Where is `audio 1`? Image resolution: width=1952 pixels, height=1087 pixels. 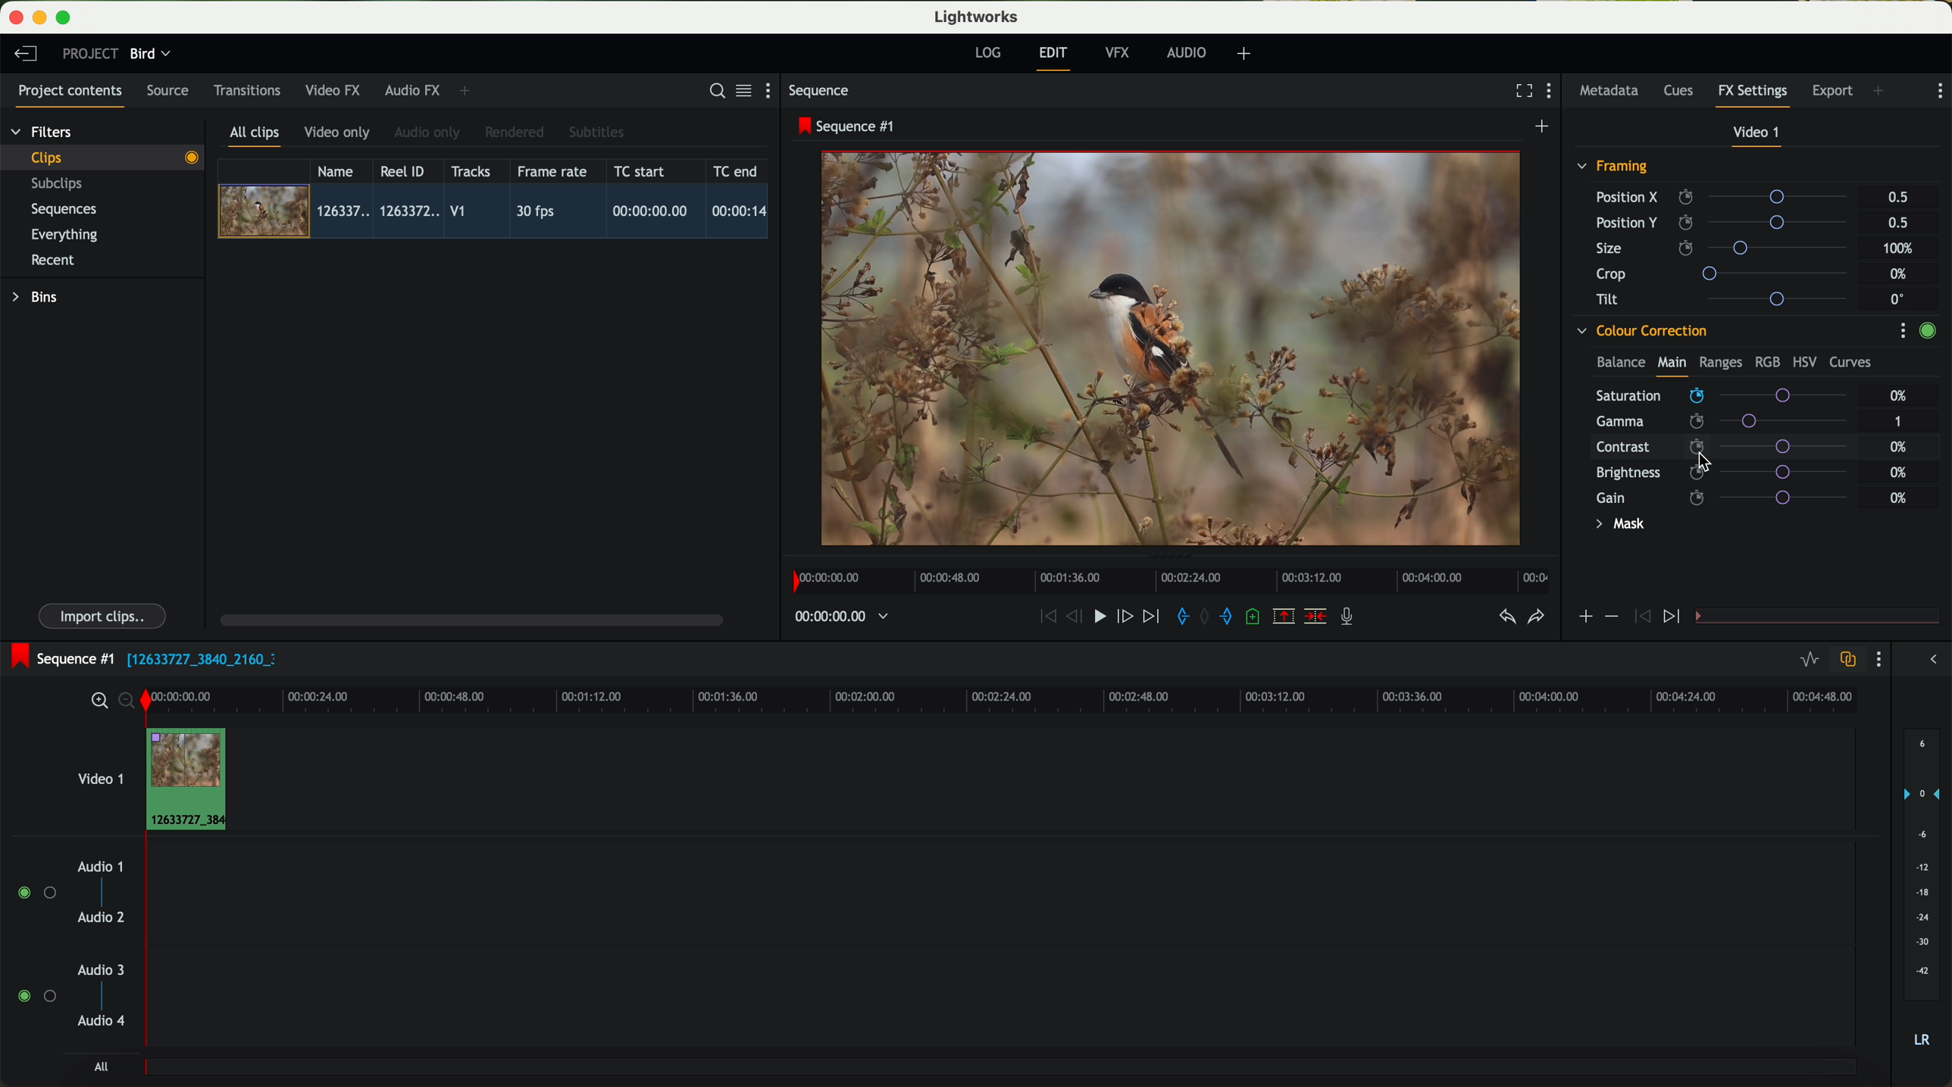 audio 1 is located at coordinates (101, 866).